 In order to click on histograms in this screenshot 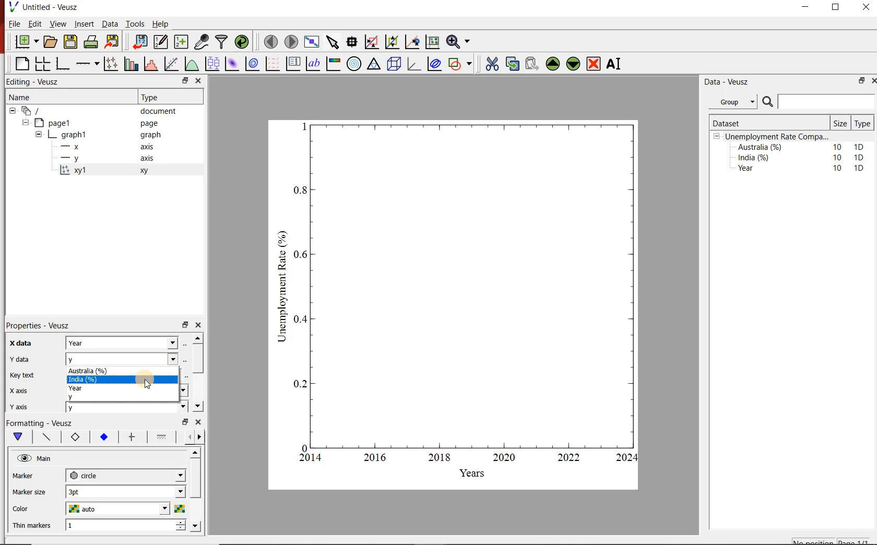, I will do `click(150, 64)`.